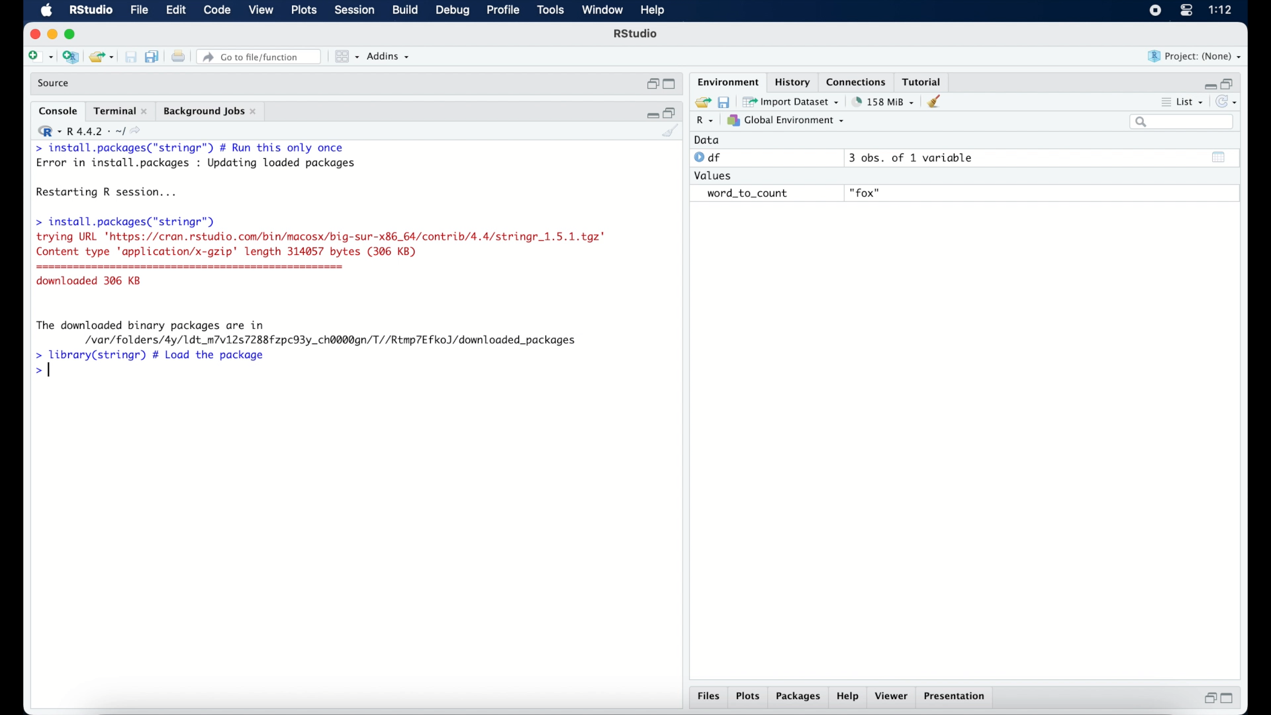 This screenshot has height=715, width=1271. What do you see at coordinates (52, 34) in the screenshot?
I see `minimize` at bounding box center [52, 34].